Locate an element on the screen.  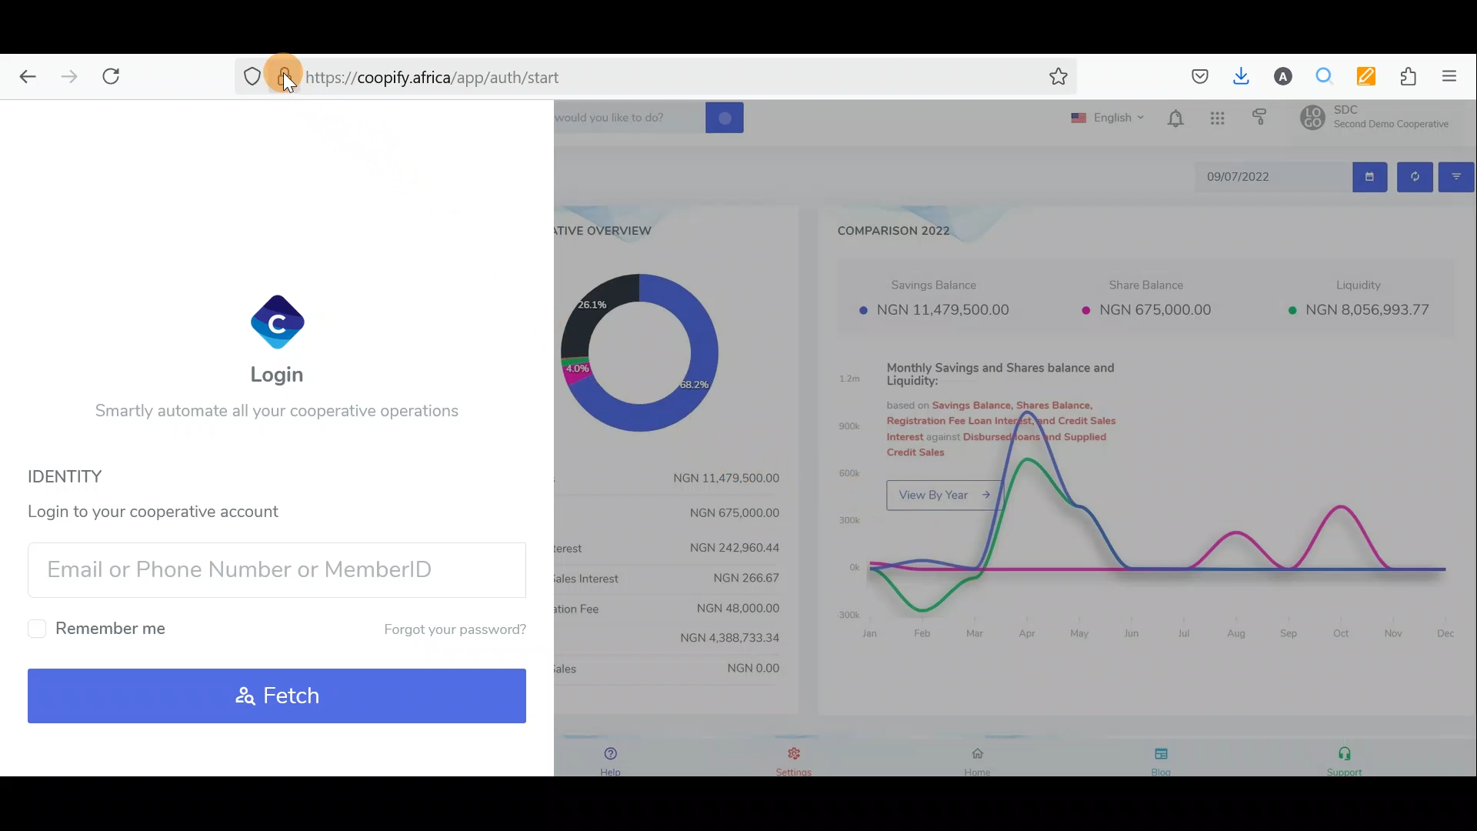
Search bar is located at coordinates (480, 81).